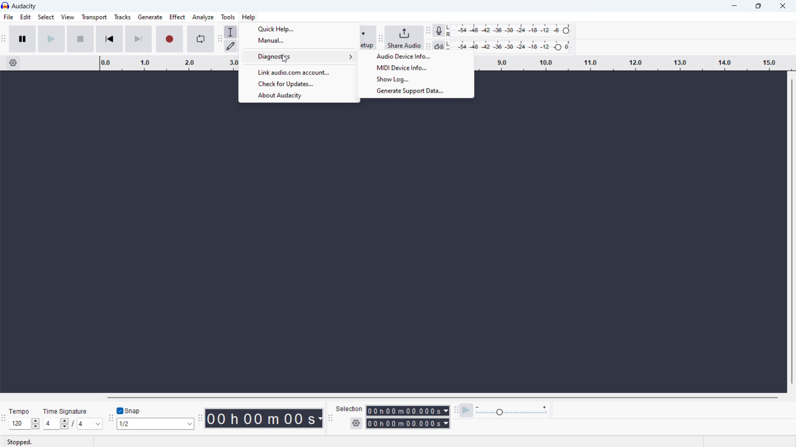  Describe the element at coordinates (200, 39) in the screenshot. I see `enable loop` at that location.